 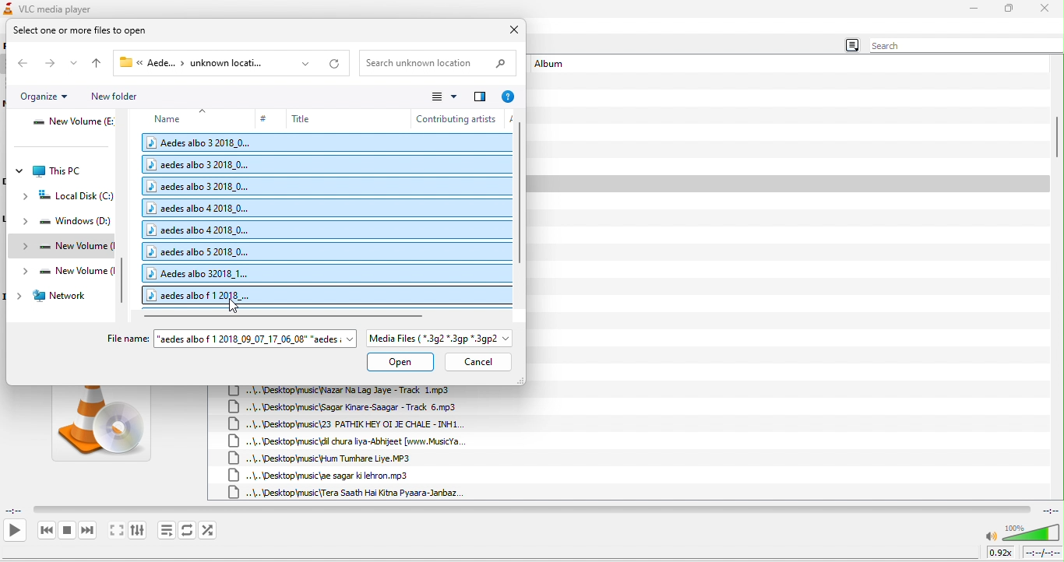 I want to click on network, so click(x=53, y=297).